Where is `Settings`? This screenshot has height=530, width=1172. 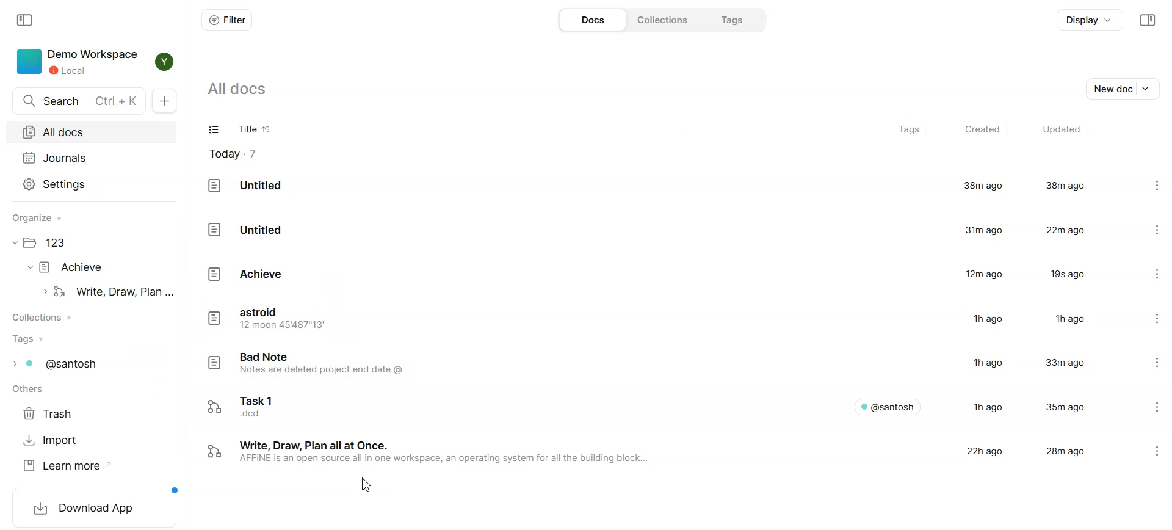 Settings is located at coordinates (1161, 451).